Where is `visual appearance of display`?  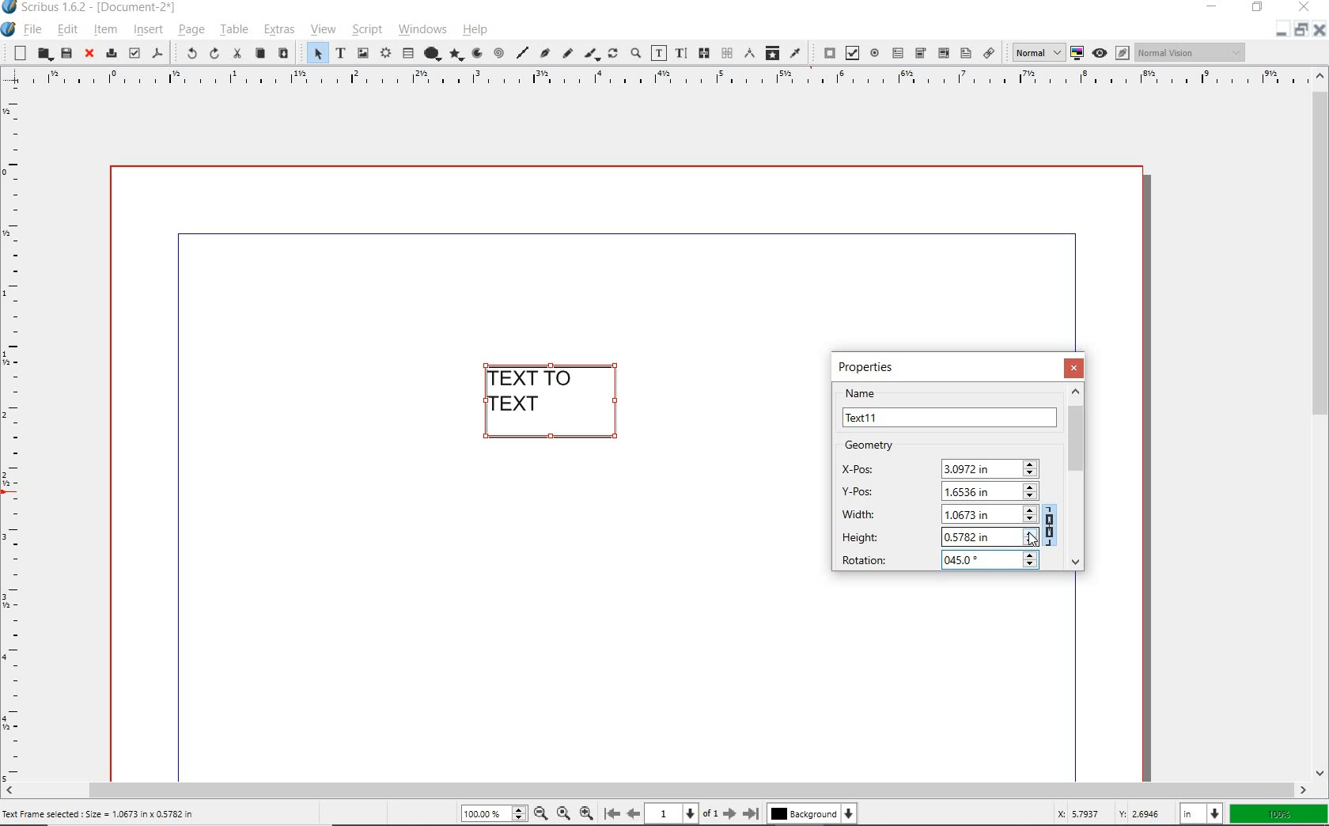
visual appearance of display is located at coordinates (1190, 52).